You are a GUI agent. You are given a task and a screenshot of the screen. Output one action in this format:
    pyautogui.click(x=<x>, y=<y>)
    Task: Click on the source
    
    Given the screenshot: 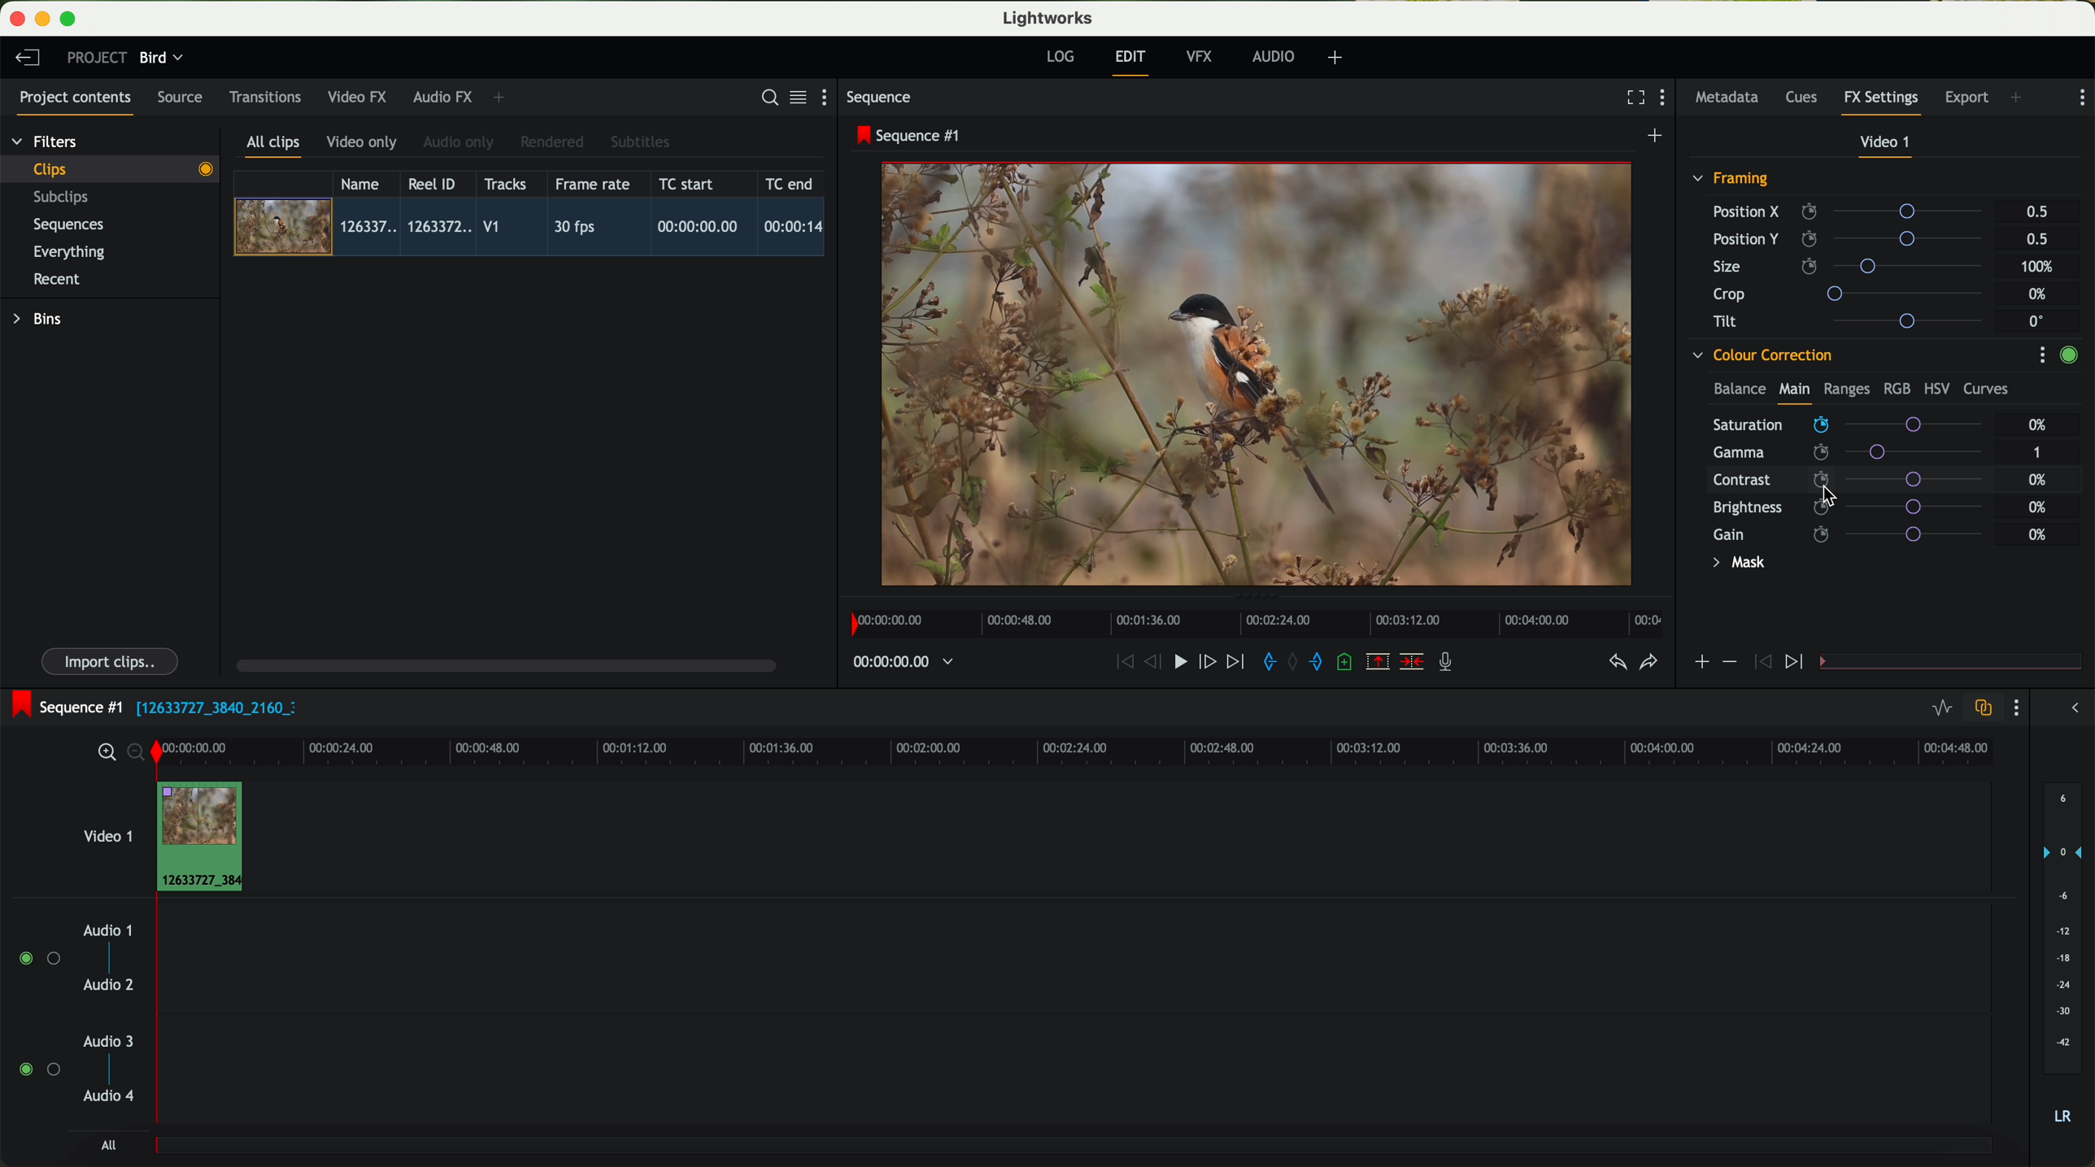 What is the action you would take?
    pyautogui.click(x=180, y=98)
    